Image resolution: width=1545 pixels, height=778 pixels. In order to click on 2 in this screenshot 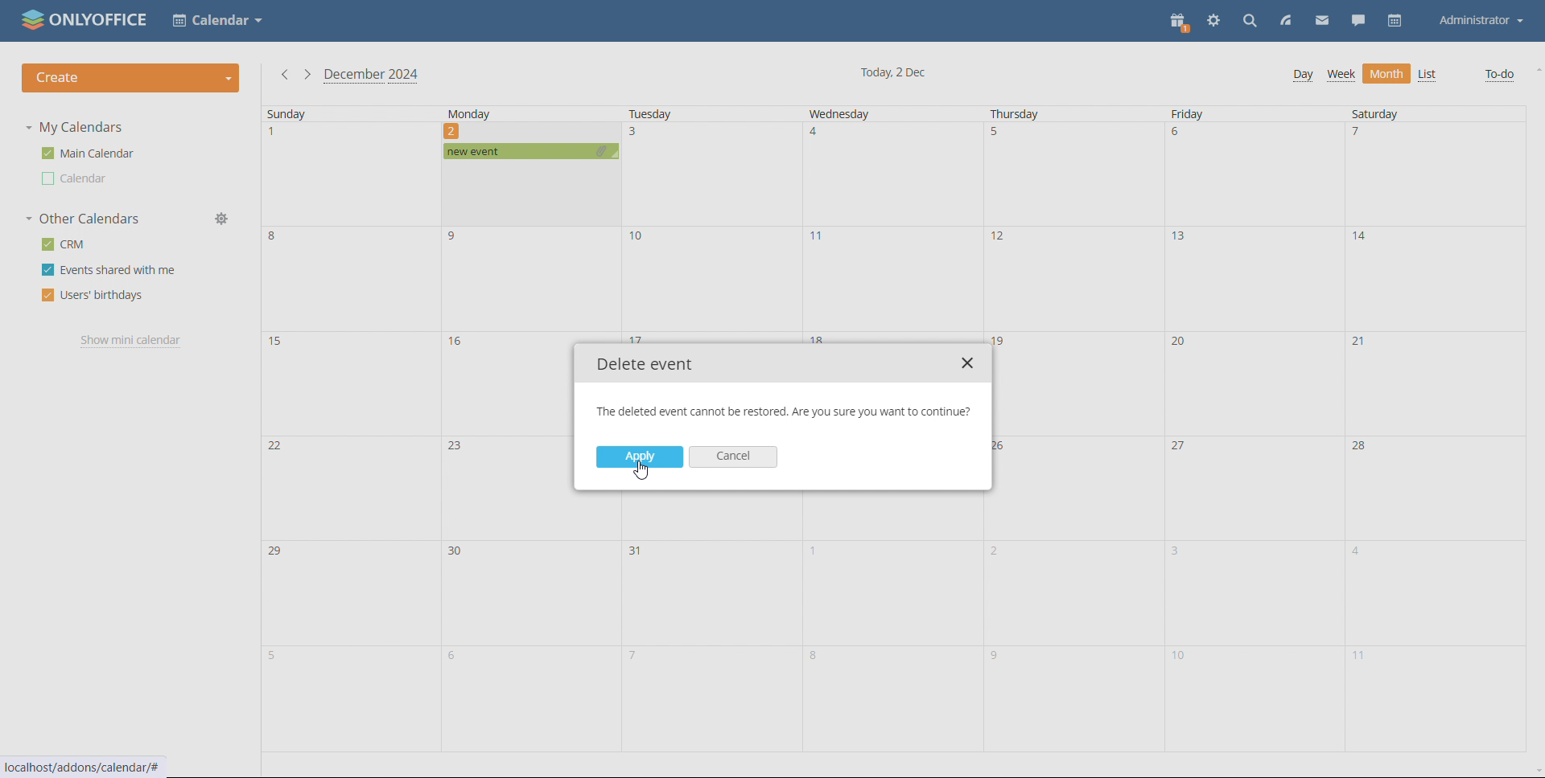, I will do `click(451, 131)`.